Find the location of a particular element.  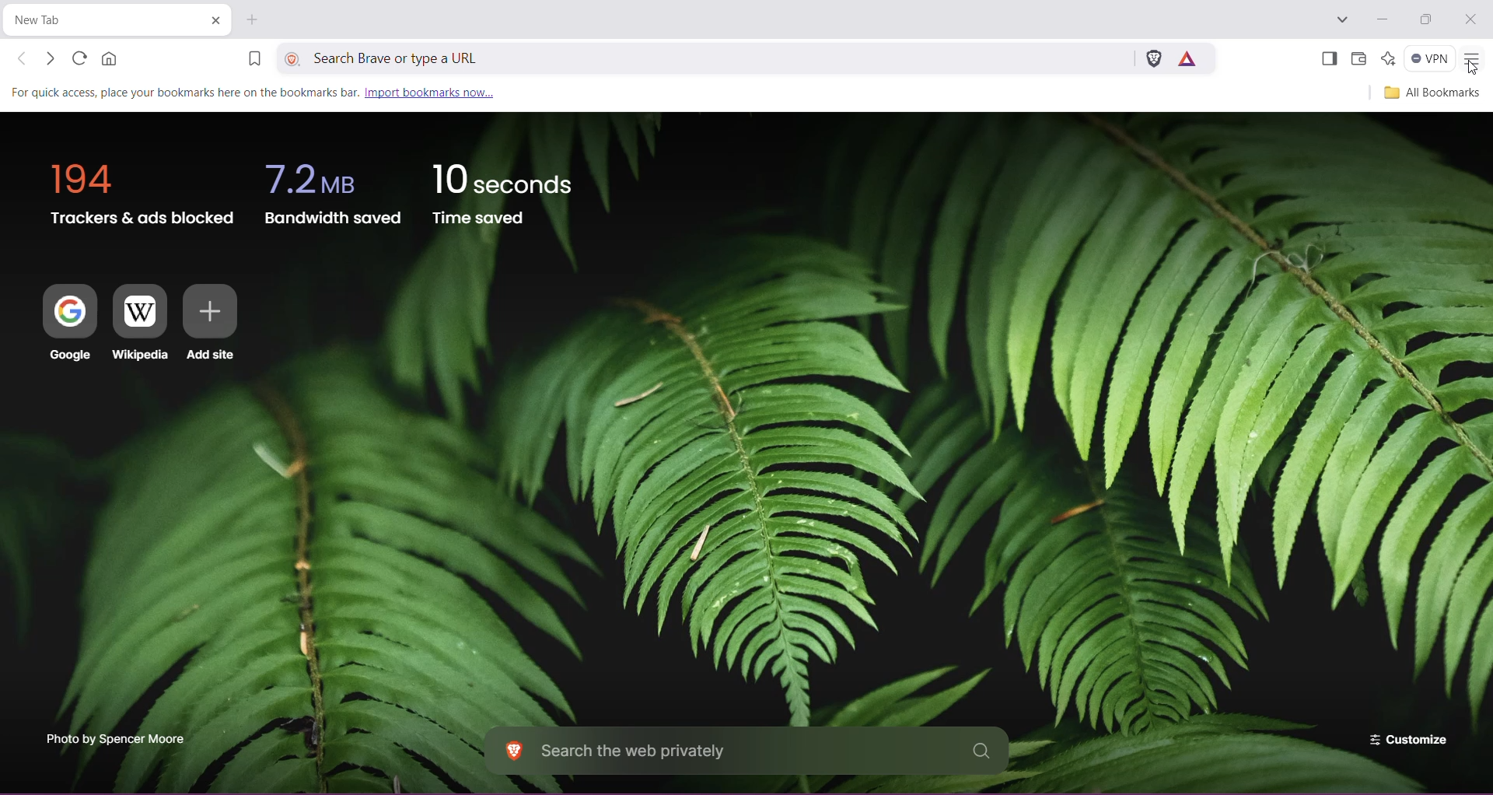

Import Bookmarks now is located at coordinates (260, 91).